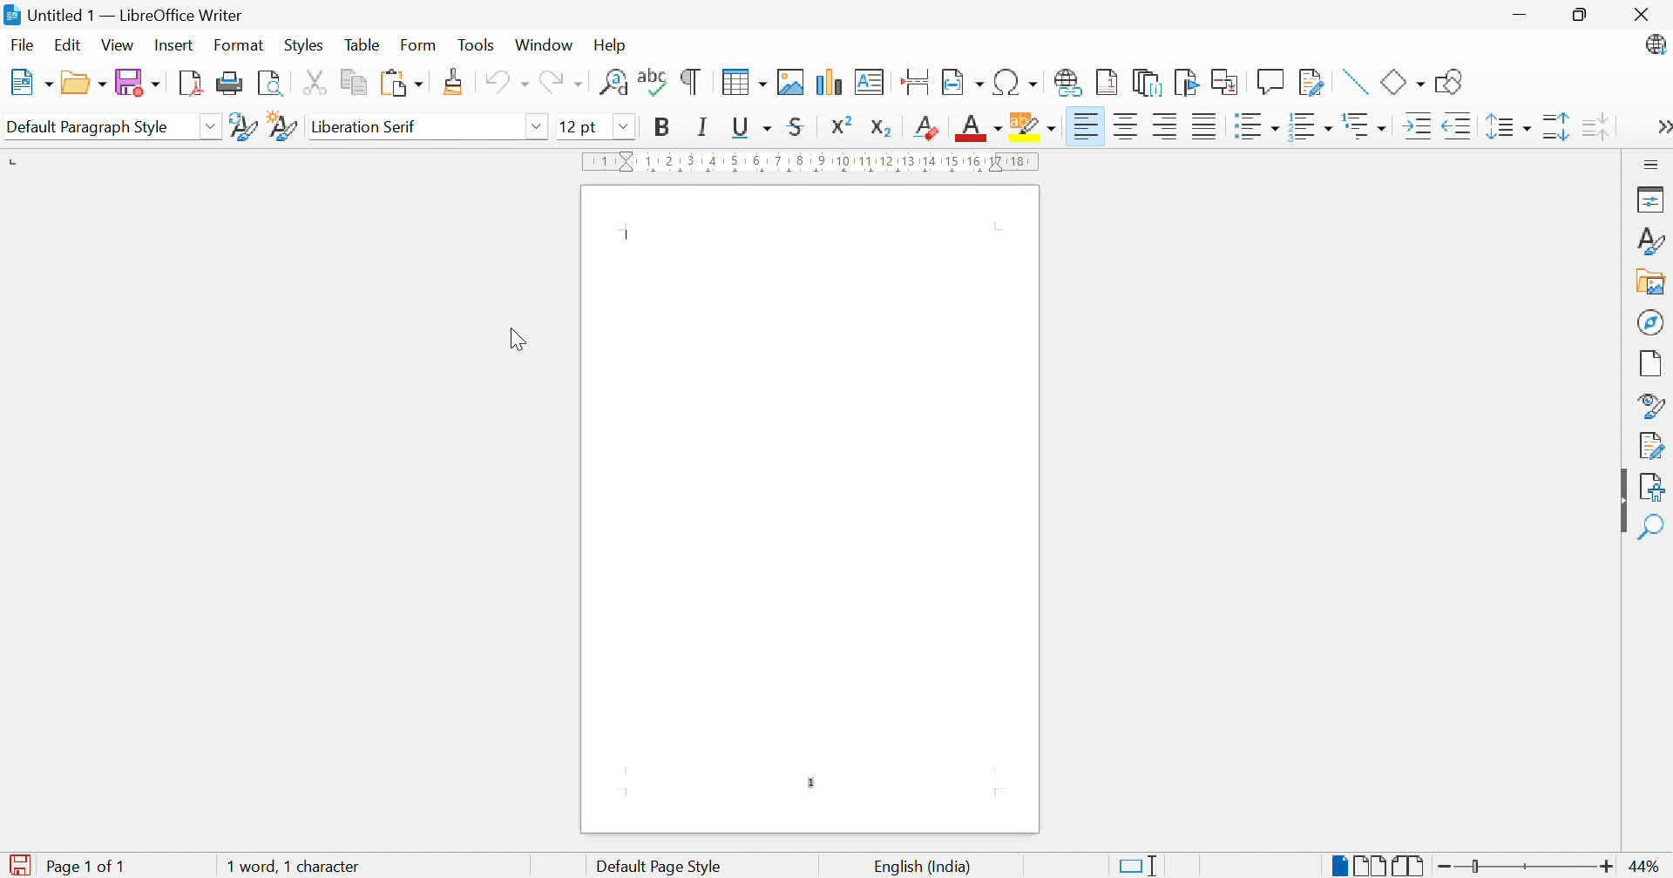  What do you see at coordinates (476, 45) in the screenshot?
I see `Tools` at bounding box center [476, 45].